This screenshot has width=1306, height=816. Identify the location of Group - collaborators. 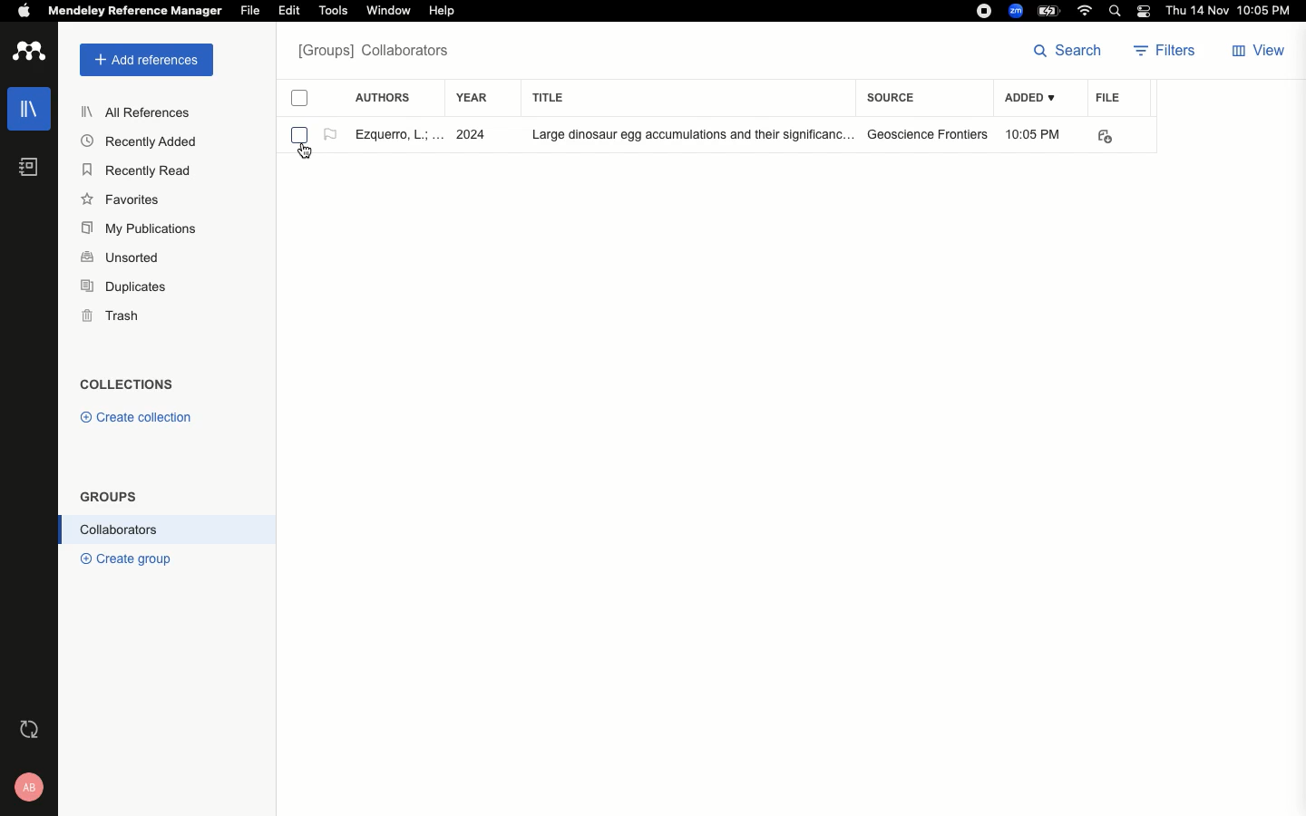
(378, 53).